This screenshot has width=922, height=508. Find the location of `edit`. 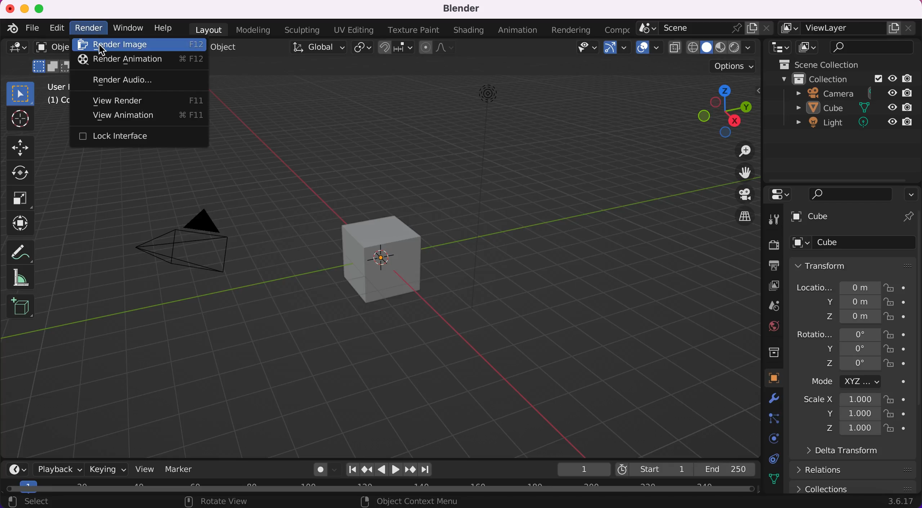

edit is located at coordinates (55, 29).